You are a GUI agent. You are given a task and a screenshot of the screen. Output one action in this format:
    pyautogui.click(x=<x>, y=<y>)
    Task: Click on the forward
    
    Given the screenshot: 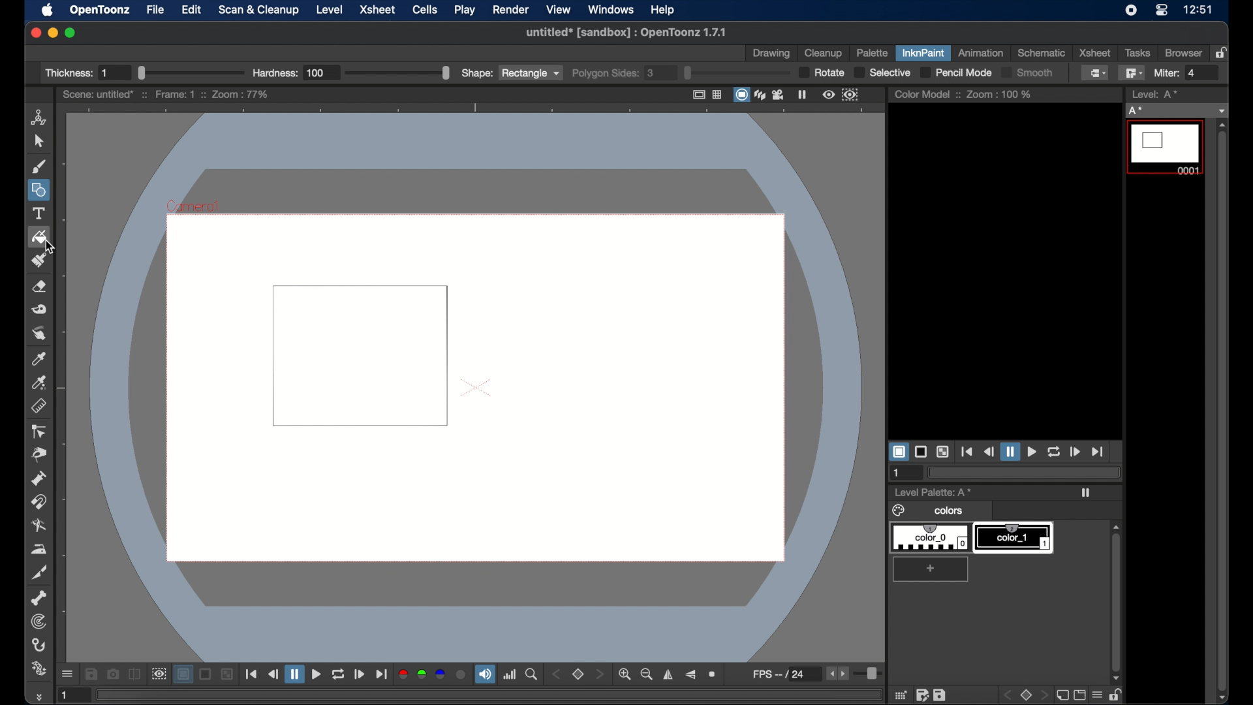 What is the action you would take?
    pyautogui.click(x=360, y=674)
    